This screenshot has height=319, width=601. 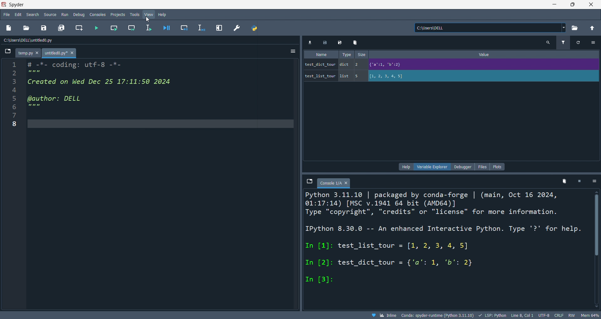 I want to click on debug file, so click(x=165, y=28).